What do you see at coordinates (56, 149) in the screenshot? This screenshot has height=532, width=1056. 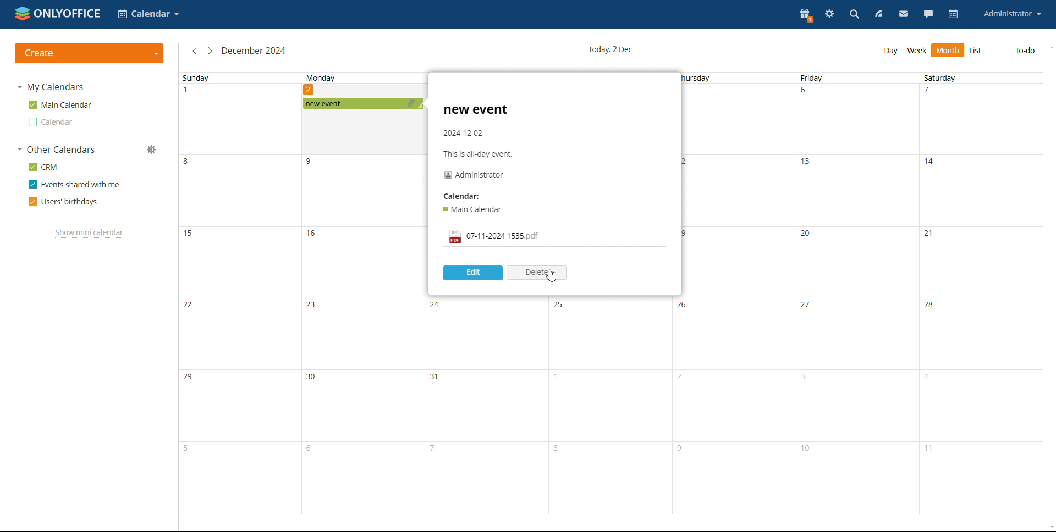 I see `other calendars` at bounding box center [56, 149].